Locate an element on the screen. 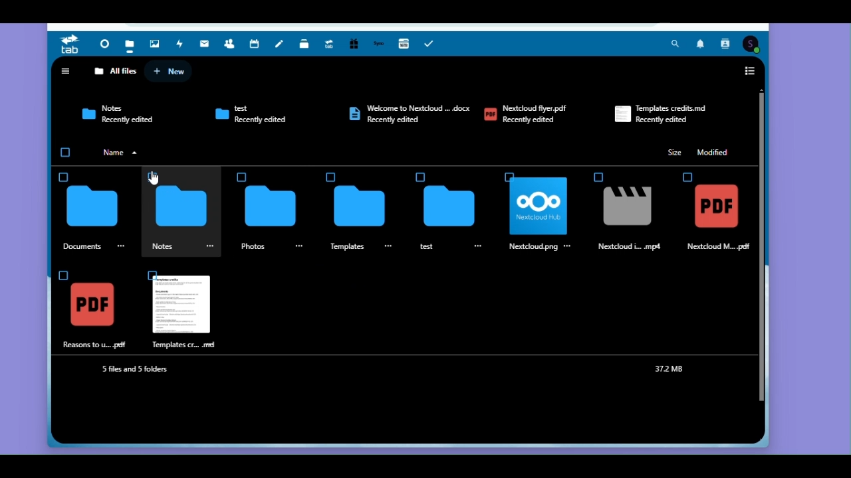 This screenshot has height=478, width=851. Ellipsis is located at coordinates (479, 246).